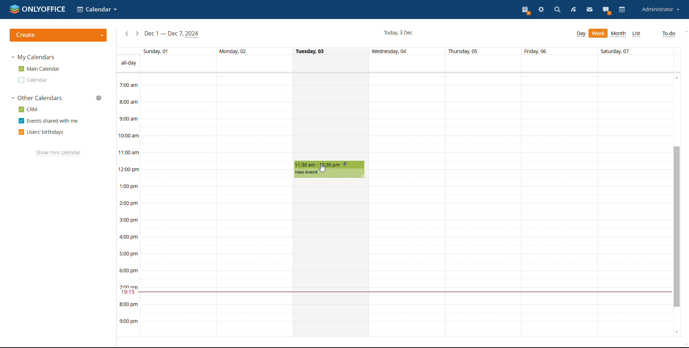 Image resolution: width=689 pixels, height=348 pixels. What do you see at coordinates (128, 85) in the screenshot?
I see `7:00 am` at bounding box center [128, 85].